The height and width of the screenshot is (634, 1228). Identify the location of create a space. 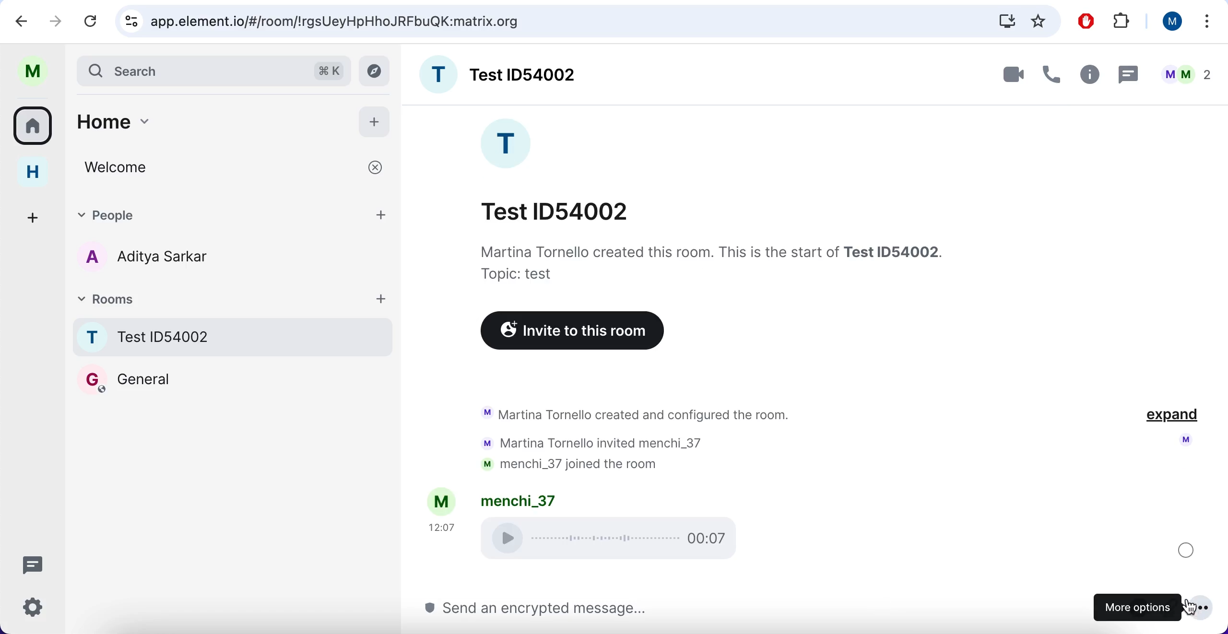
(35, 217).